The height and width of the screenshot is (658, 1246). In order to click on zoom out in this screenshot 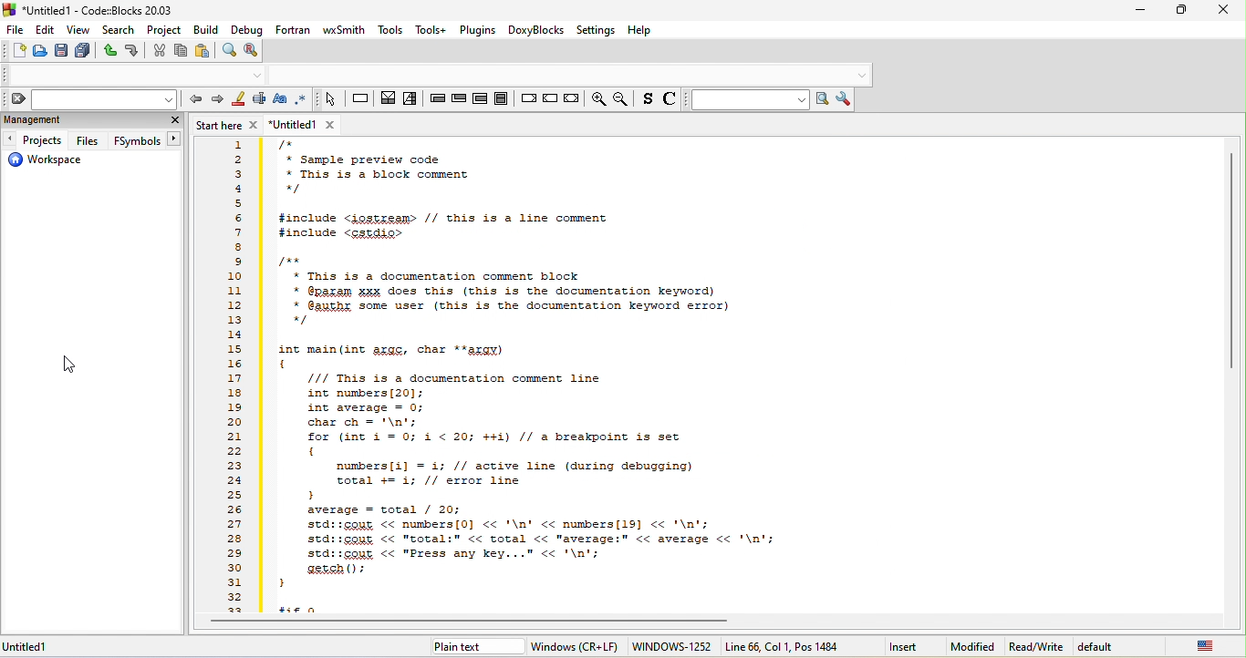, I will do `click(623, 99)`.